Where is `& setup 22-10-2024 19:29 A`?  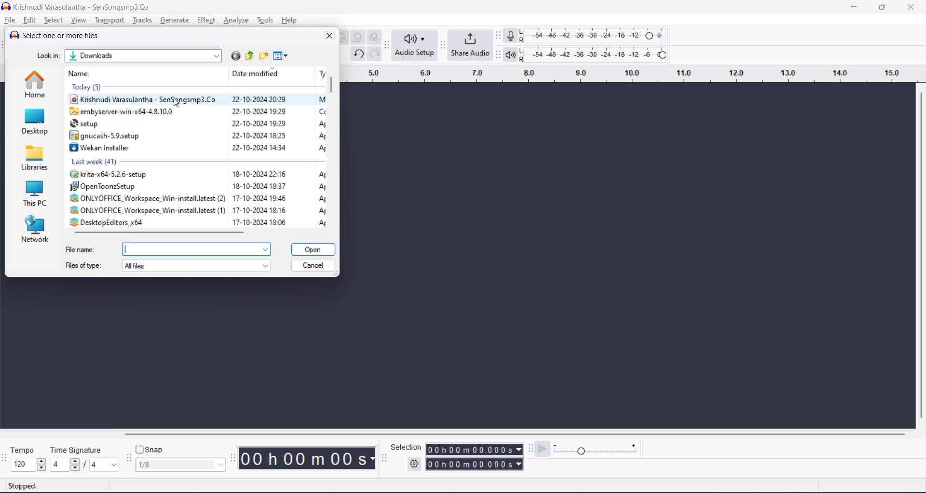
& setup 22-10-2024 19:29 A is located at coordinates (196, 123).